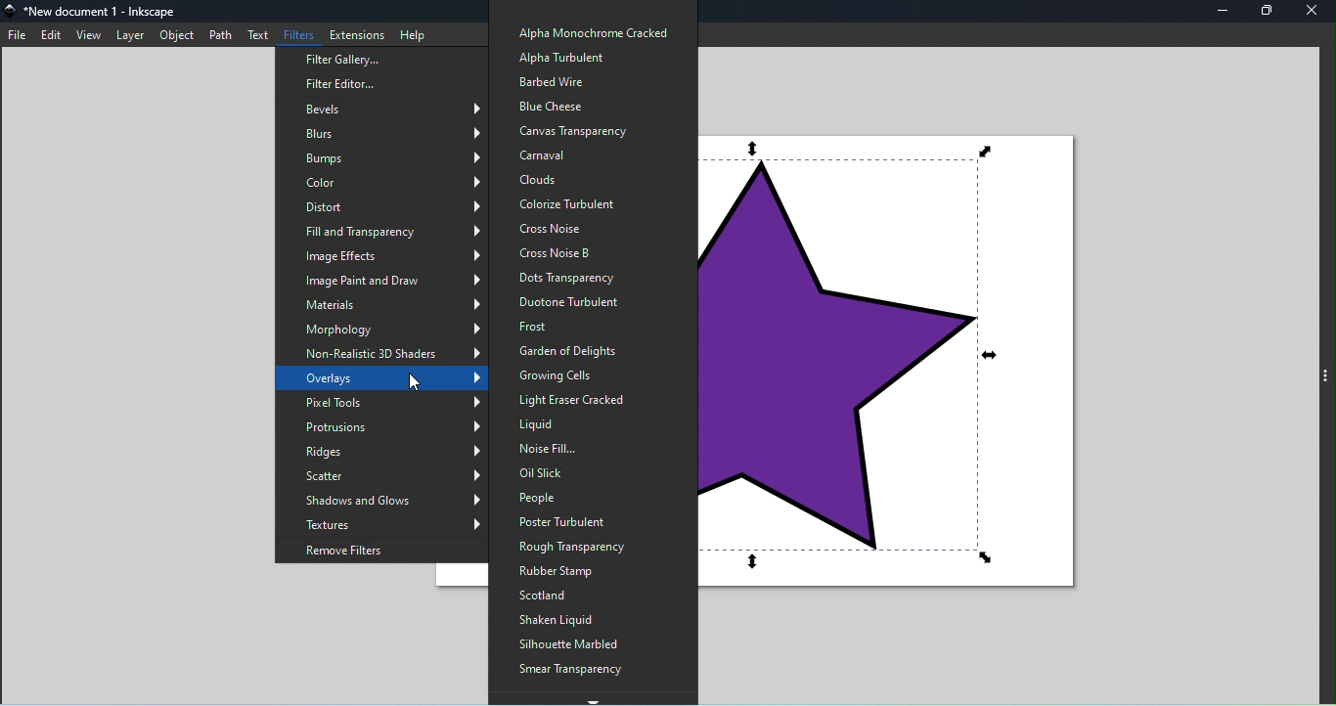 The width and height of the screenshot is (1336, 706). Describe the element at coordinates (575, 545) in the screenshot. I see `Rough transparency` at that location.